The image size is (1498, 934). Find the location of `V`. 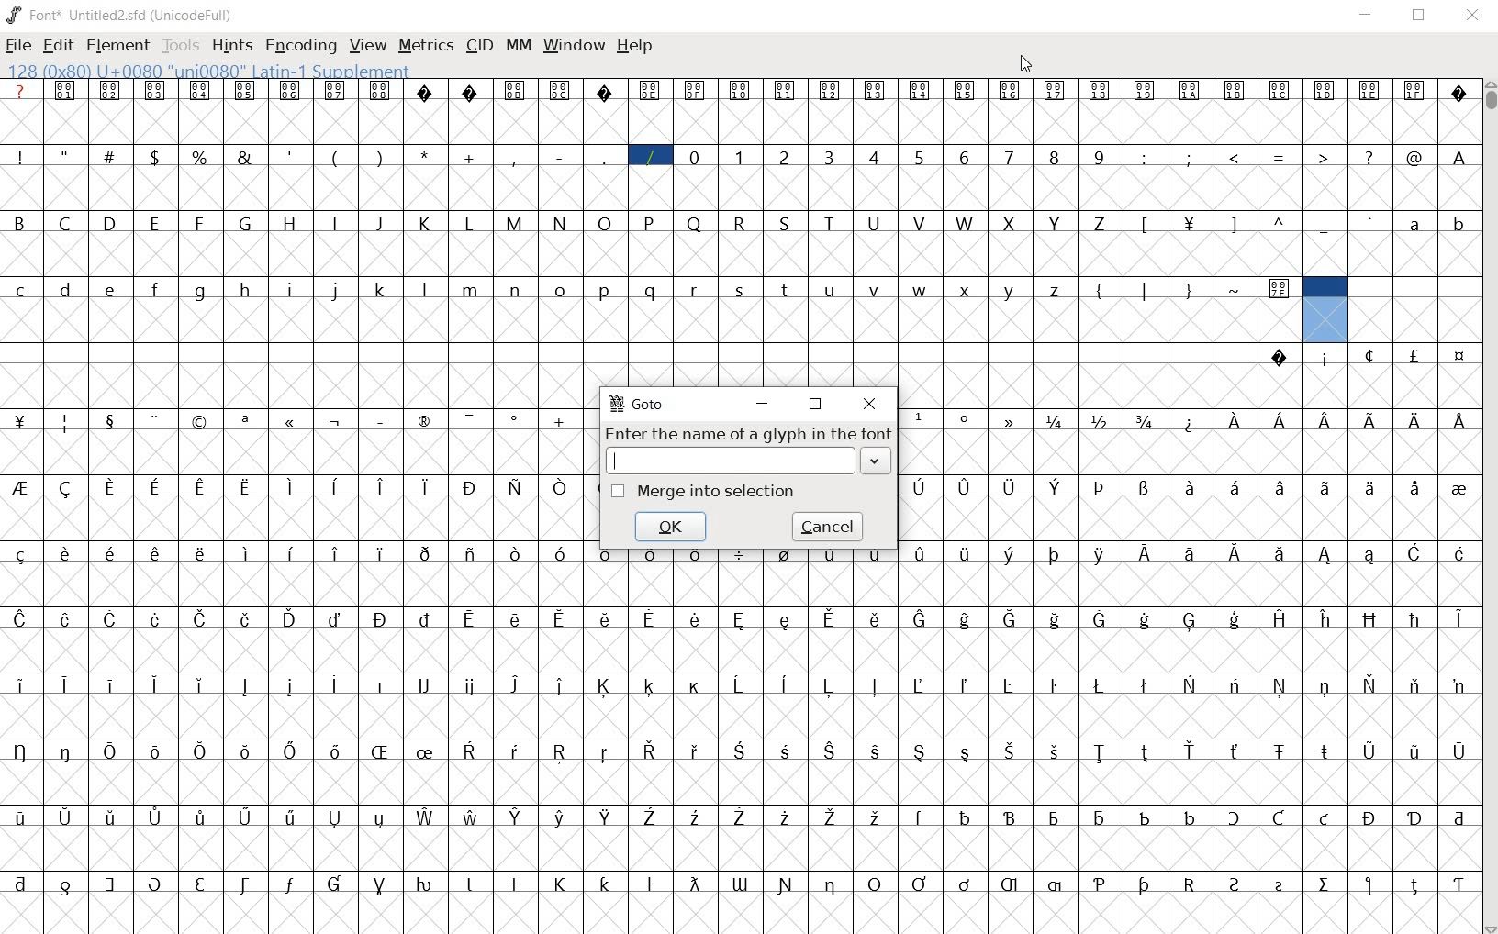

V is located at coordinates (924, 222).